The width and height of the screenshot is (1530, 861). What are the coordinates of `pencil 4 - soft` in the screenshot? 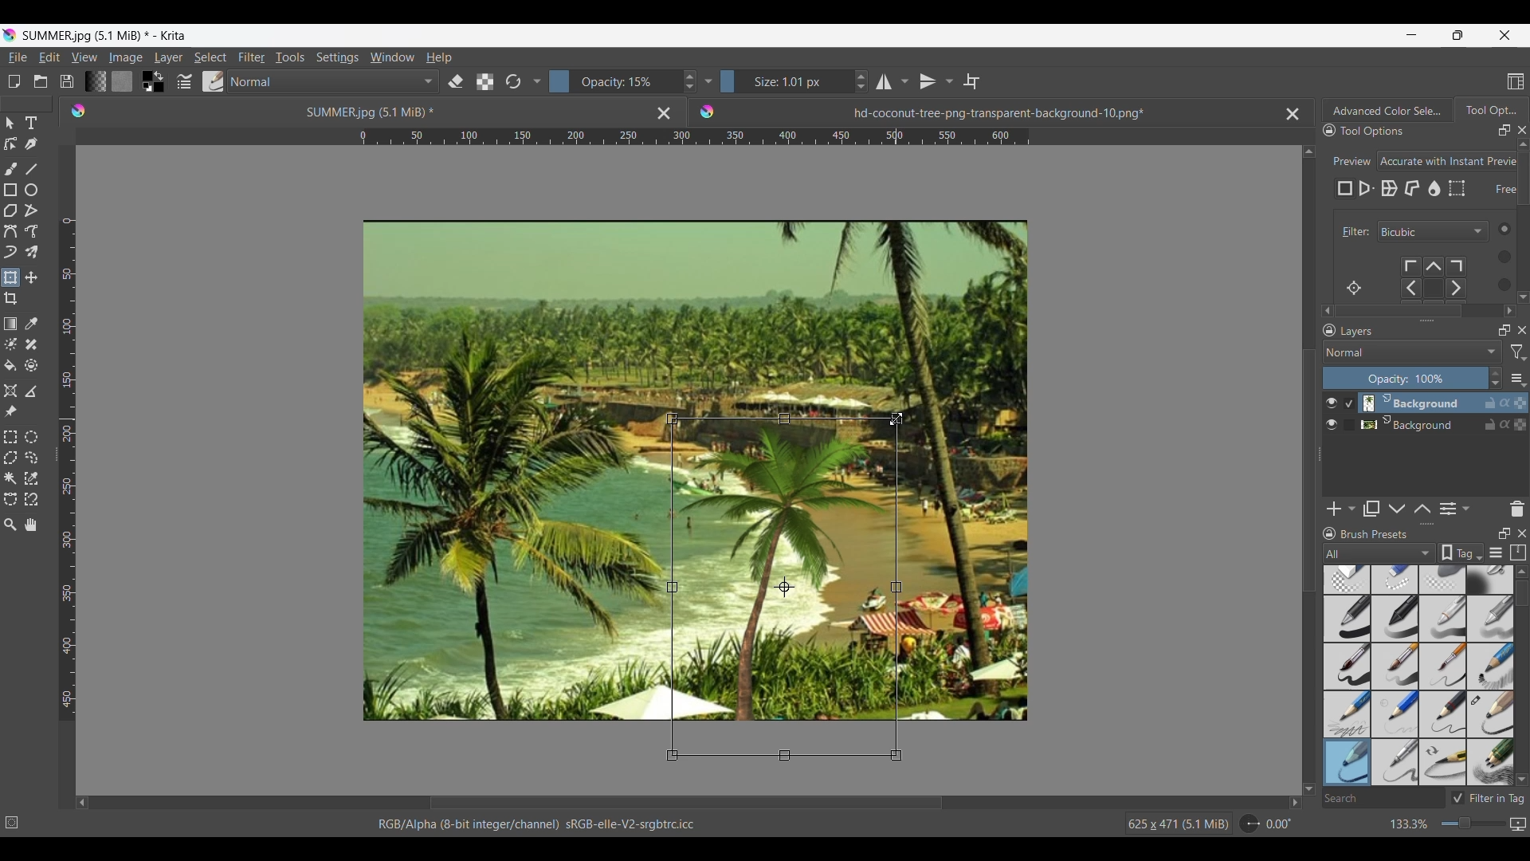 It's located at (1346, 761).